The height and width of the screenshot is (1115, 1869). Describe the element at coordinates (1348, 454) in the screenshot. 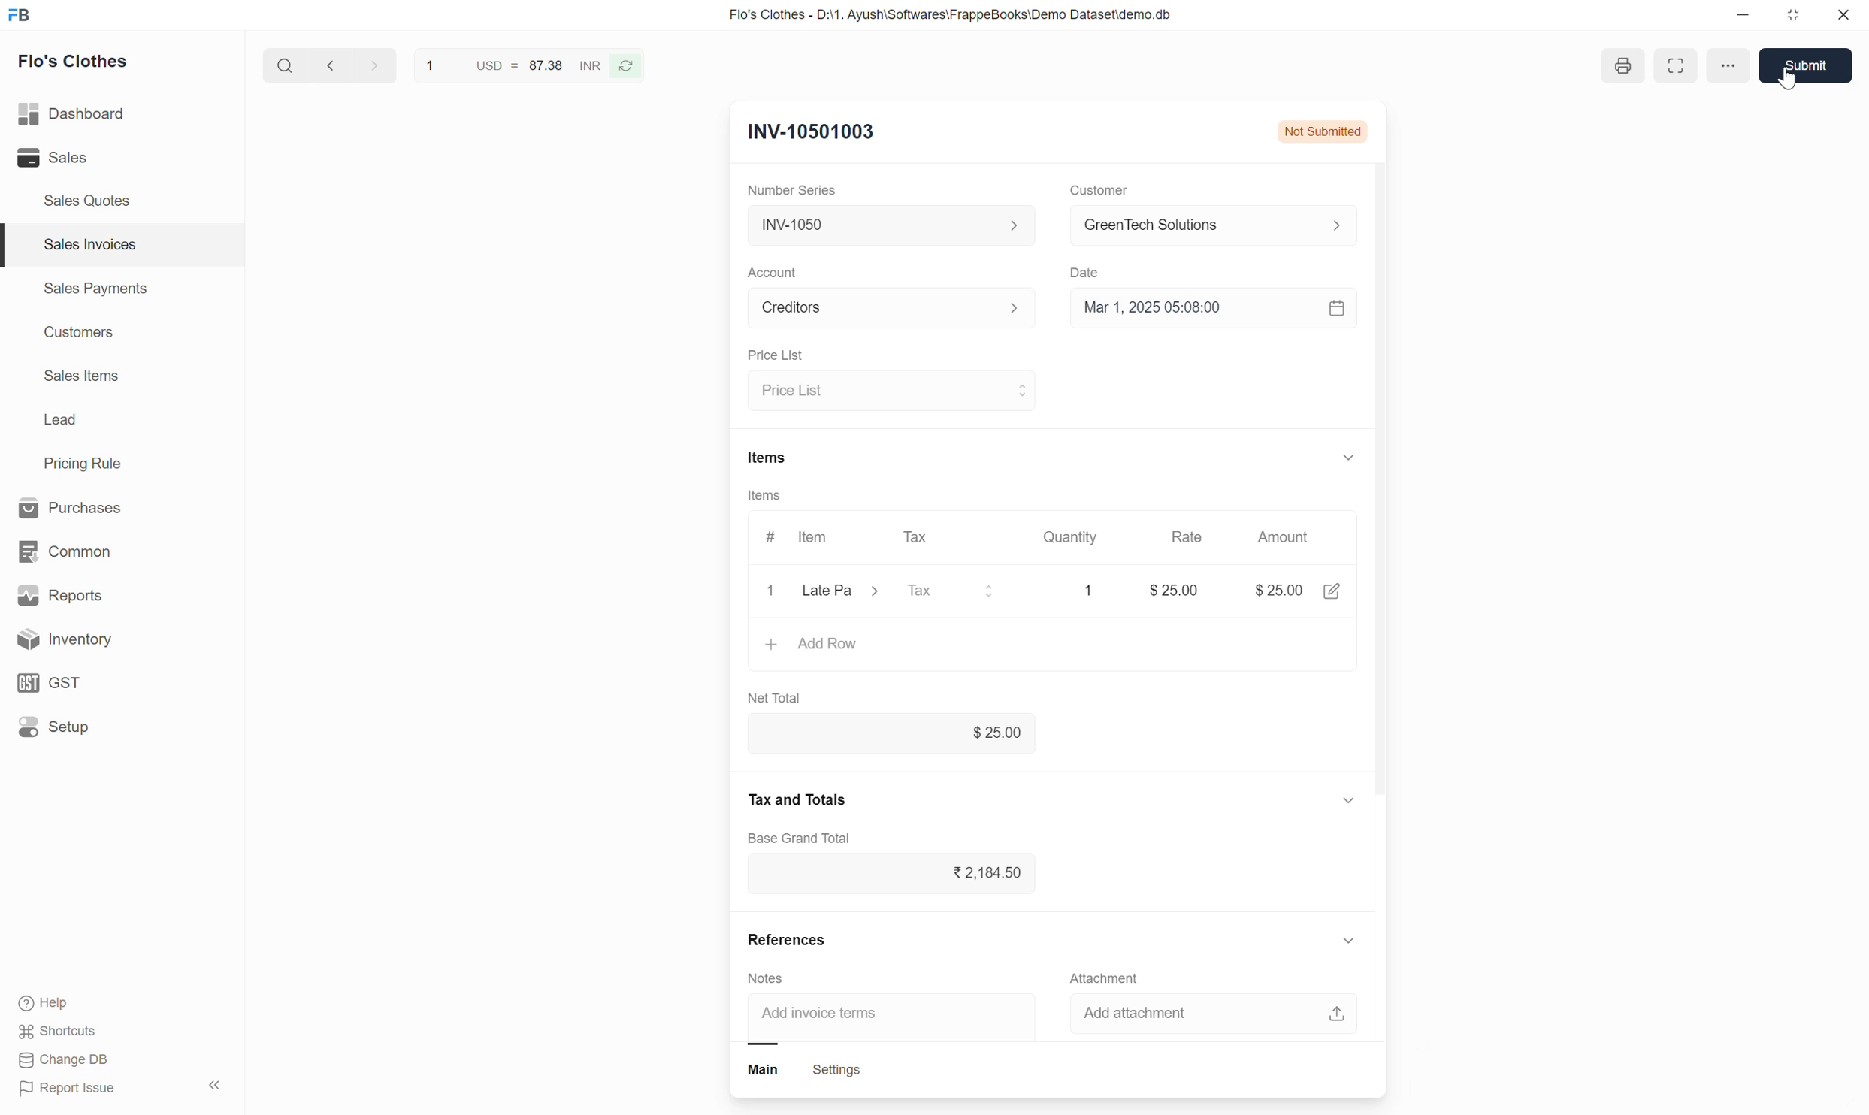

I see `show or hide items` at that location.